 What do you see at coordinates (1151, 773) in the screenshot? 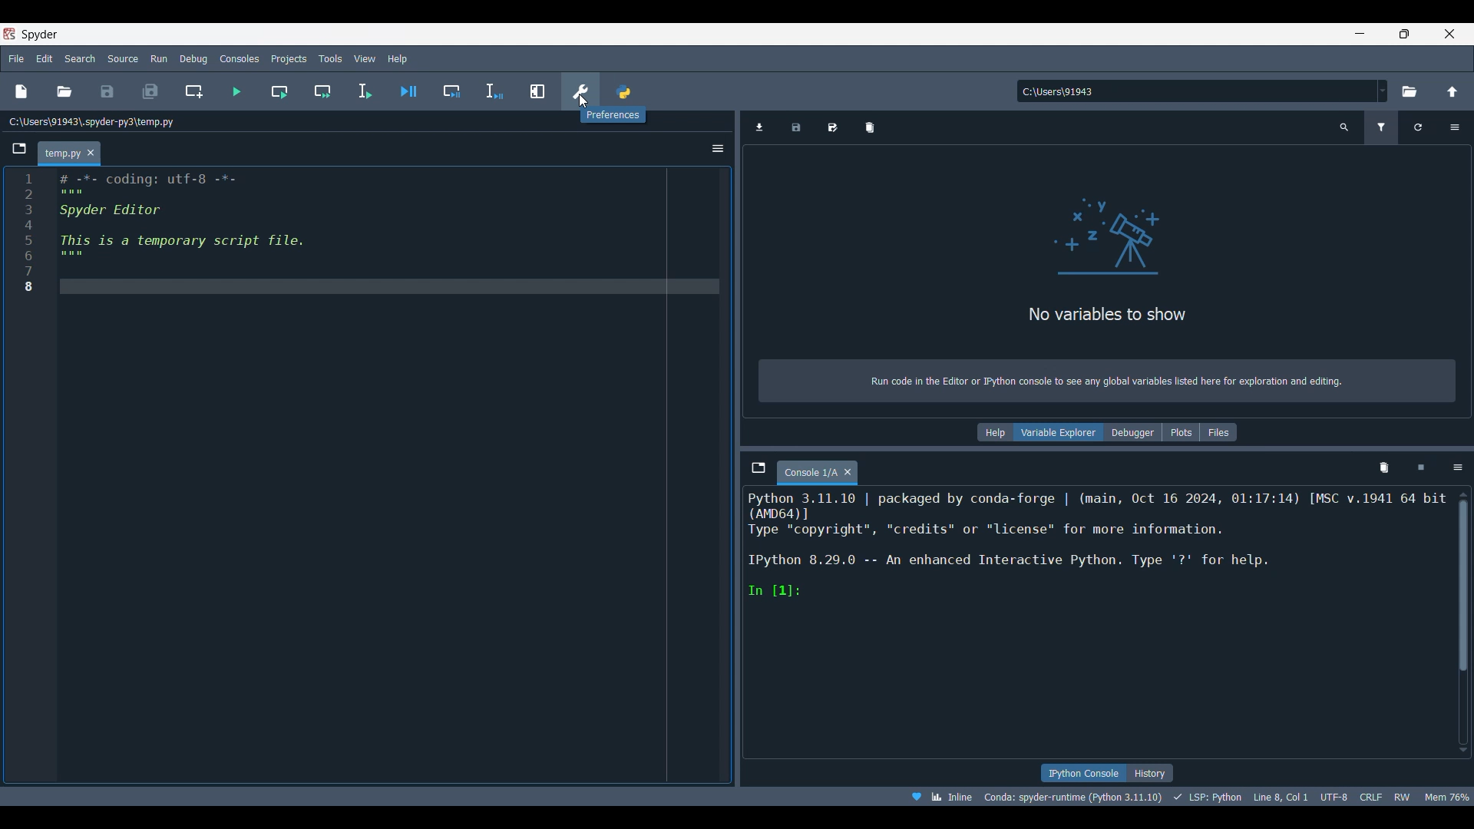
I see `History` at bounding box center [1151, 773].